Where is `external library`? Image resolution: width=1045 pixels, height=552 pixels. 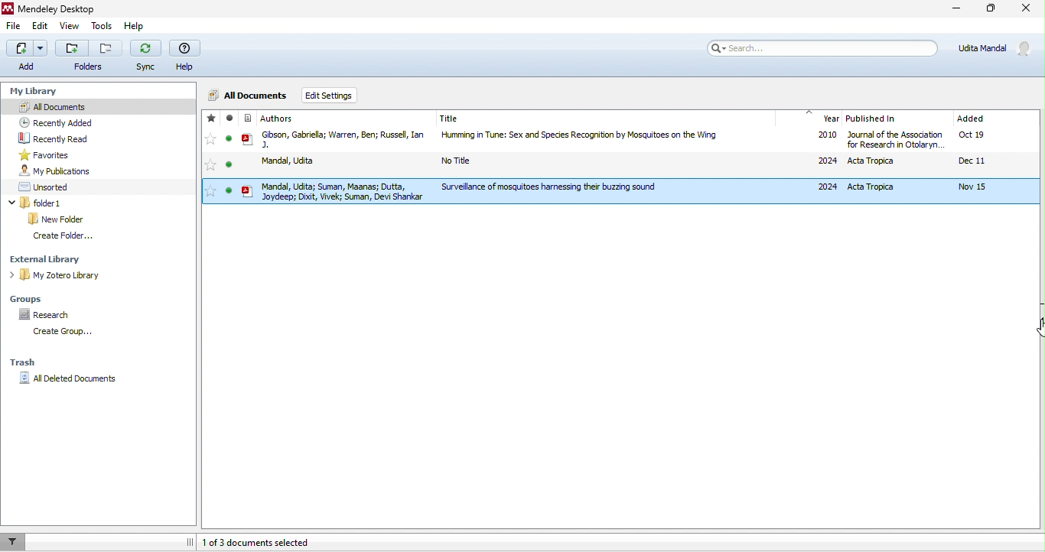 external library is located at coordinates (51, 261).